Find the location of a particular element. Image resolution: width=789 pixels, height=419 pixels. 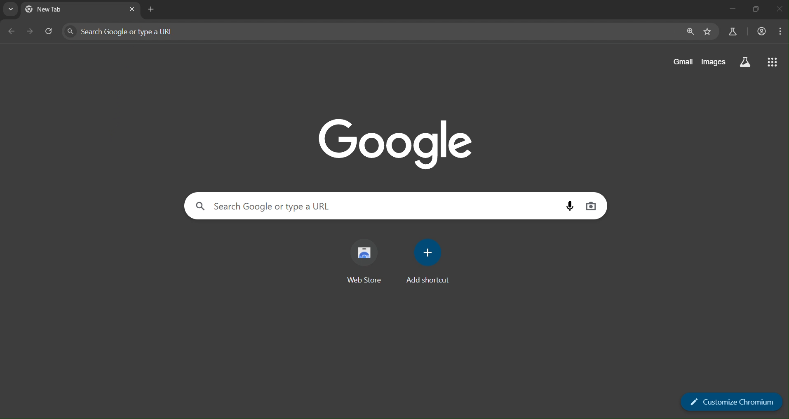

bookmark page is located at coordinates (709, 32).